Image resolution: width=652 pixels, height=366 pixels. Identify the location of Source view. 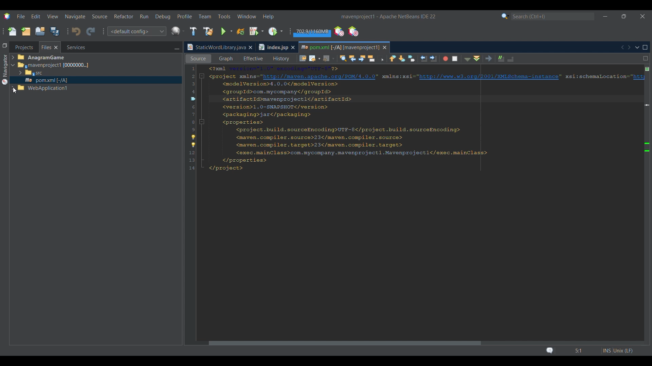
(197, 59).